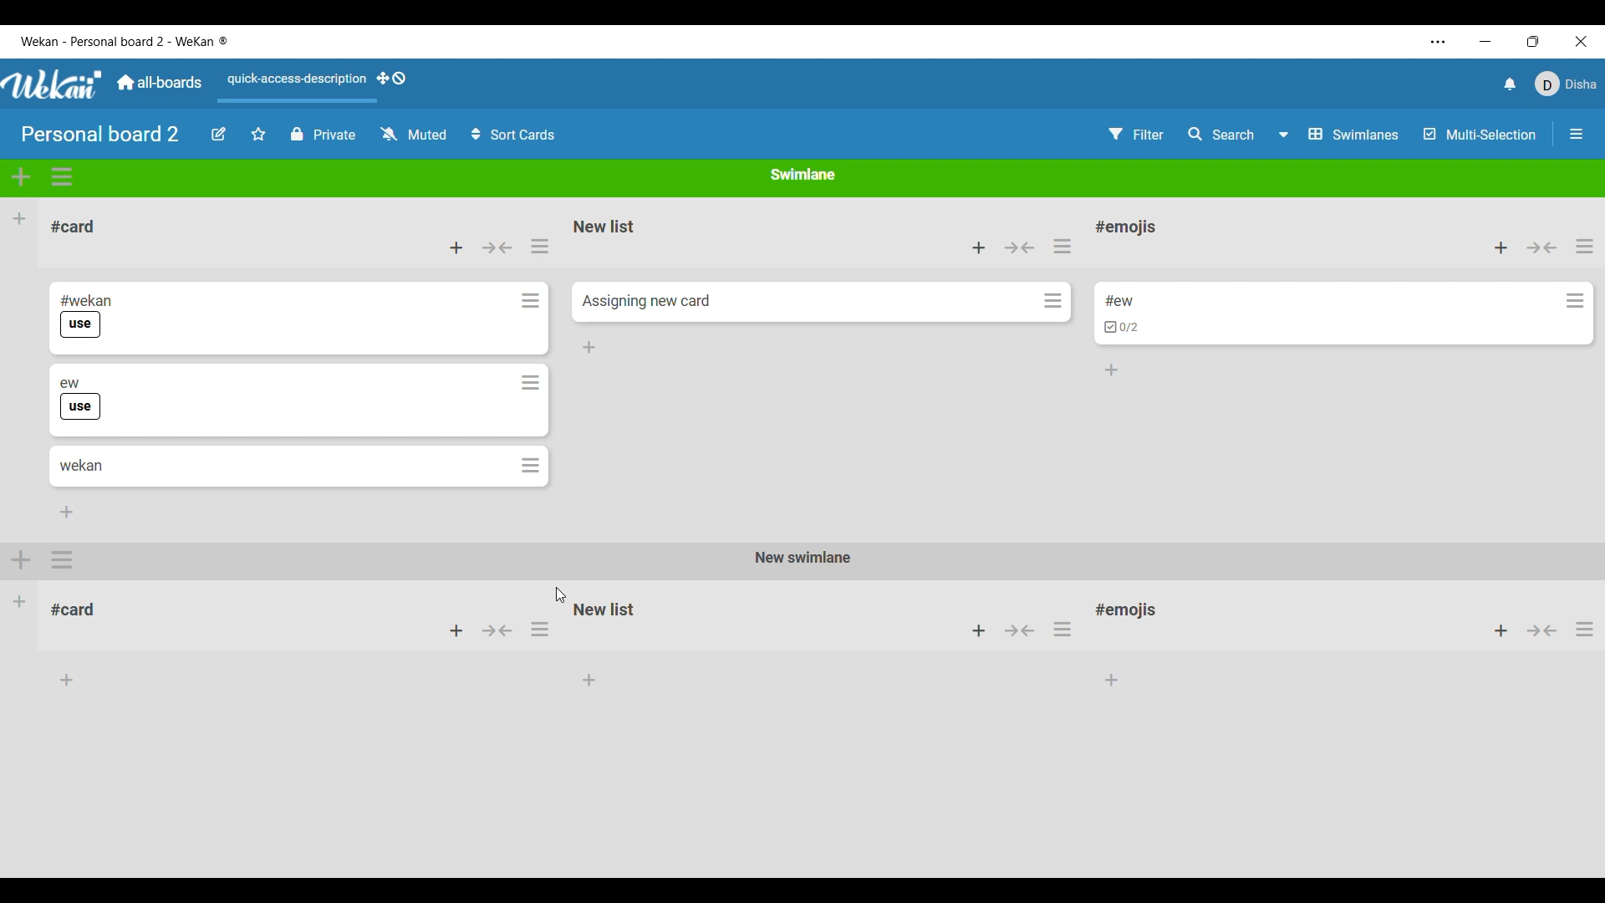 Image resolution: width=1605 pixels, height=903 pixels. Describe the element at coordinates (534, 304) in the screenshot. I see `card actions` at that location.